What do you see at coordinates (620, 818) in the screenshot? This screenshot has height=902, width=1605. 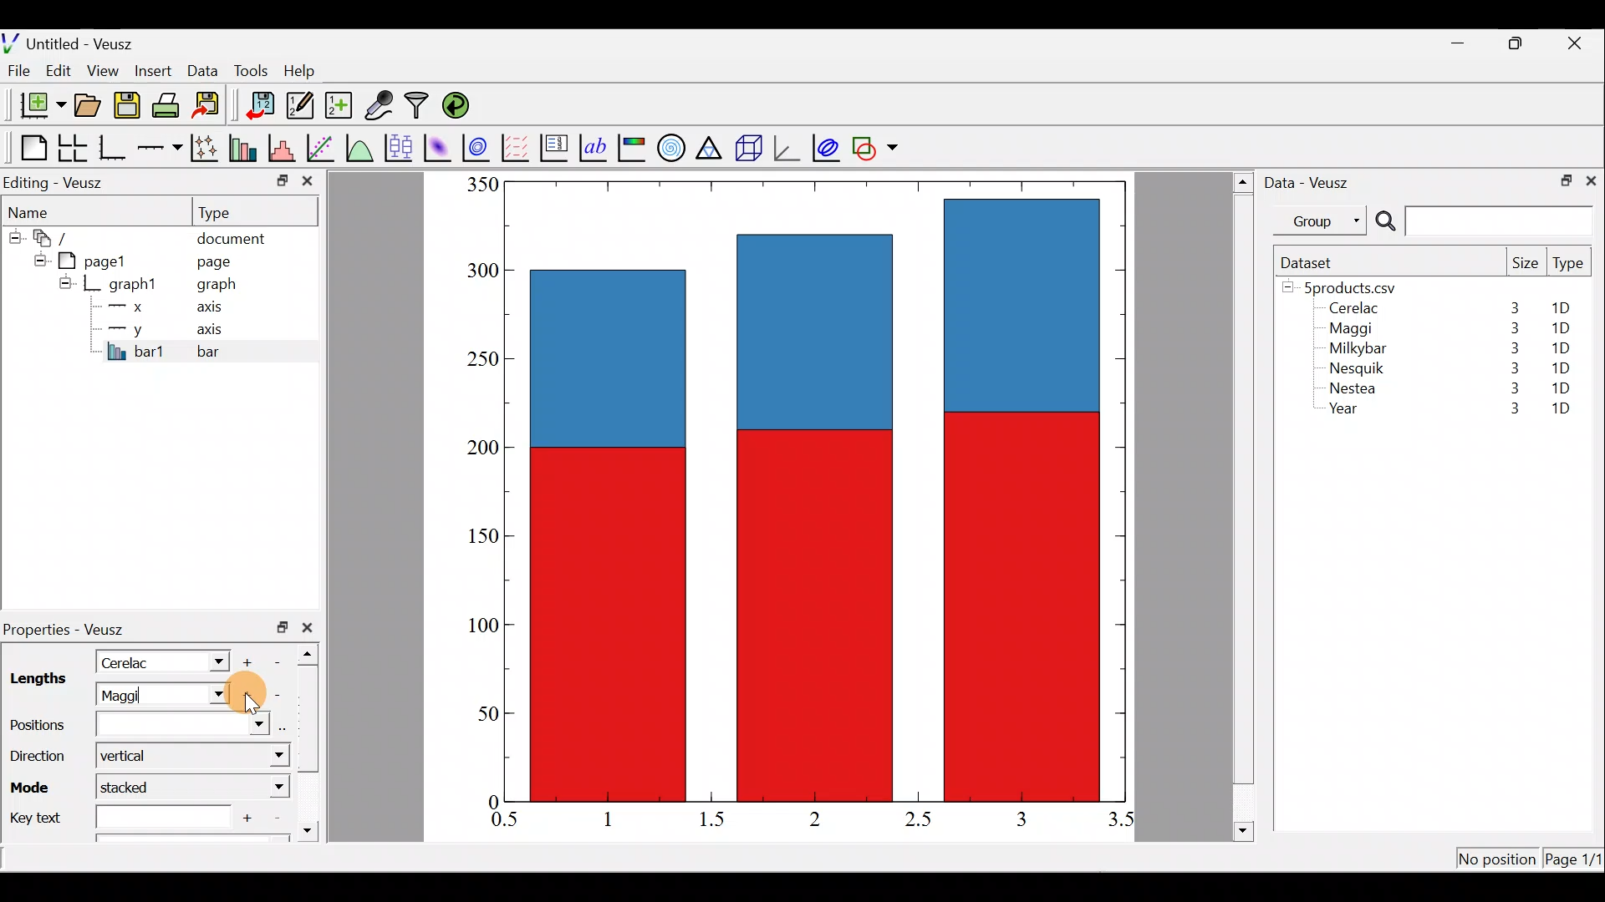 I see `1` at bounding box center [620, 818].